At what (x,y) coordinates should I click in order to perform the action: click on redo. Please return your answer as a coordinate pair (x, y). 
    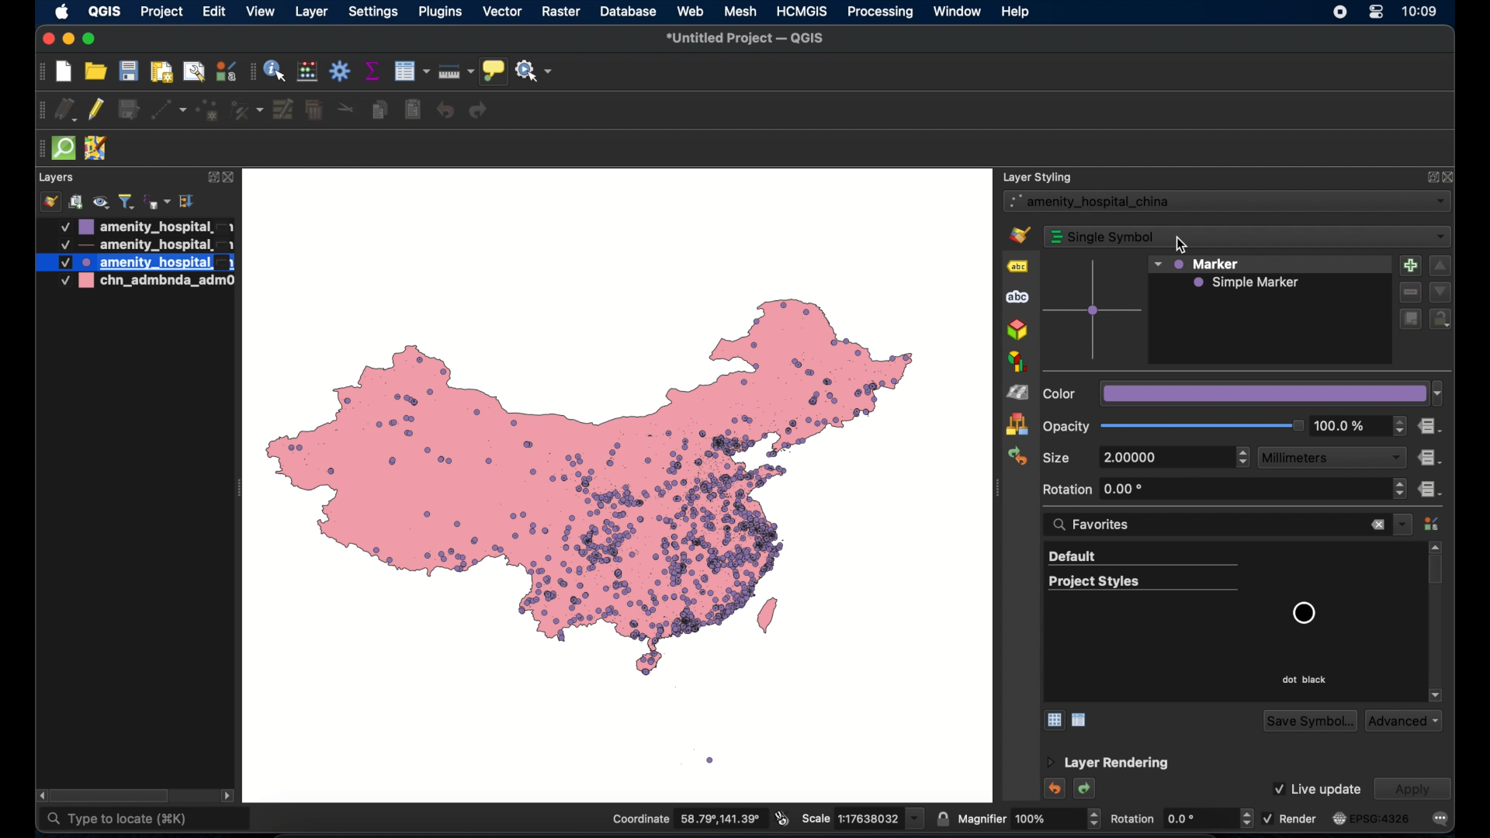
    Looking at the image, I should click on (479, 113).